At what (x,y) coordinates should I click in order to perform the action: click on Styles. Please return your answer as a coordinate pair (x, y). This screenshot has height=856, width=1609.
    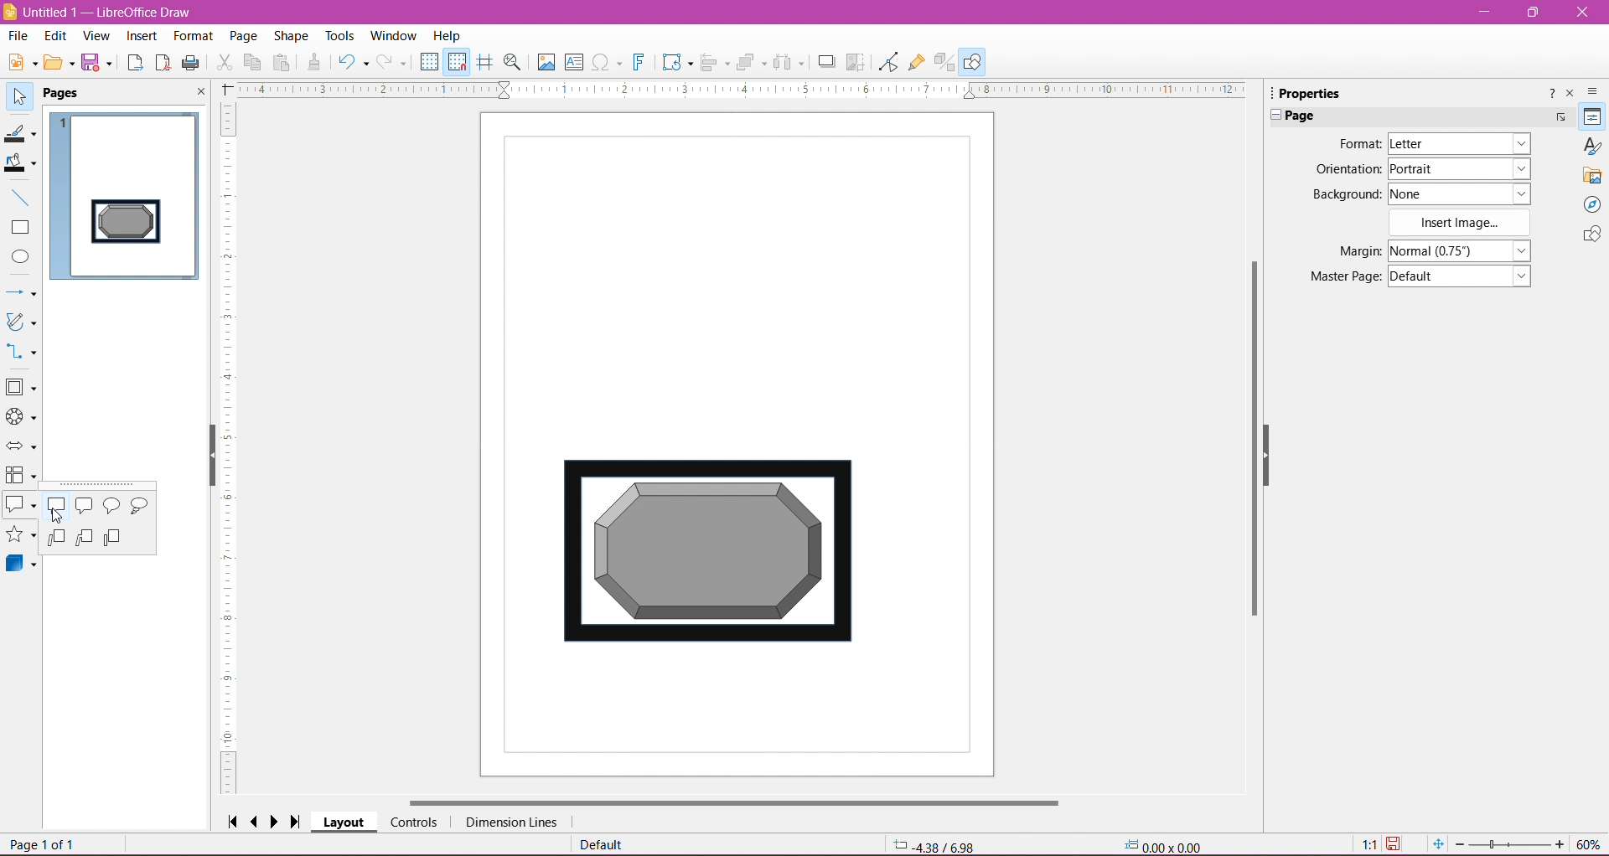
    Looking at the image, I should click on (1592, 146).